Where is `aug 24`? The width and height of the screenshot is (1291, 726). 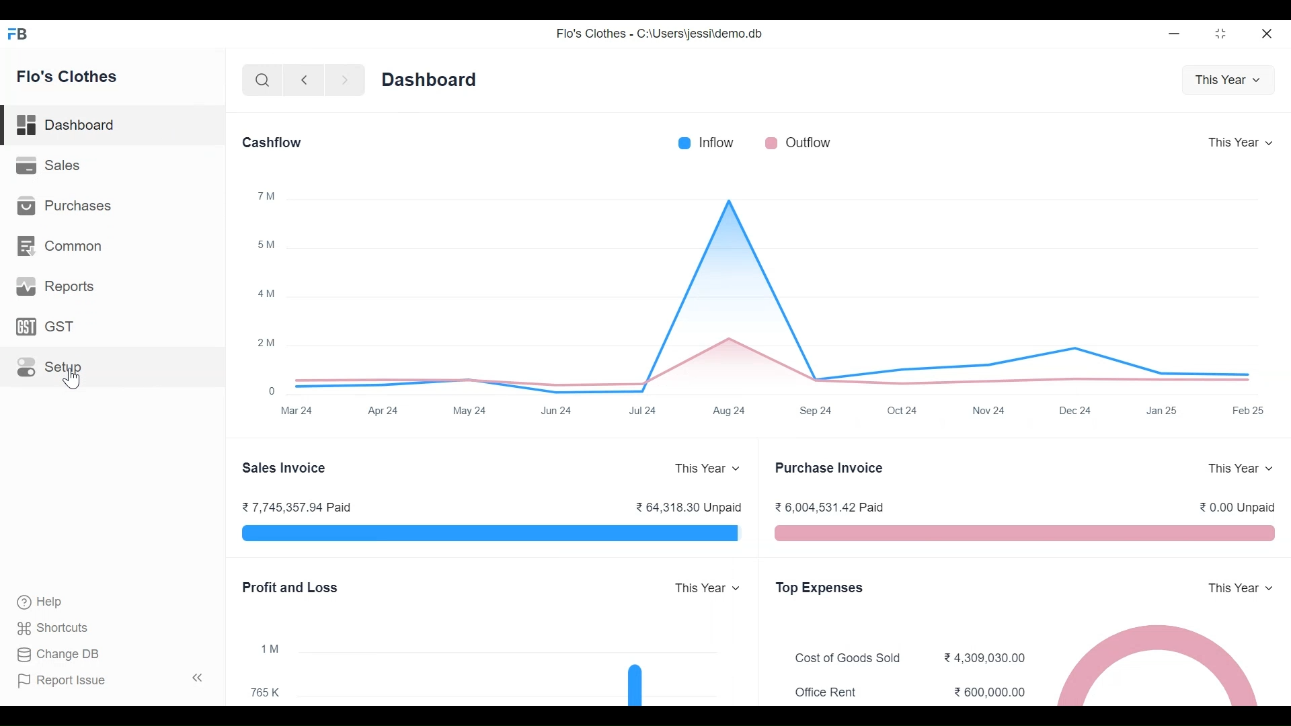 aug 24 is located at coordinates (730, 411).